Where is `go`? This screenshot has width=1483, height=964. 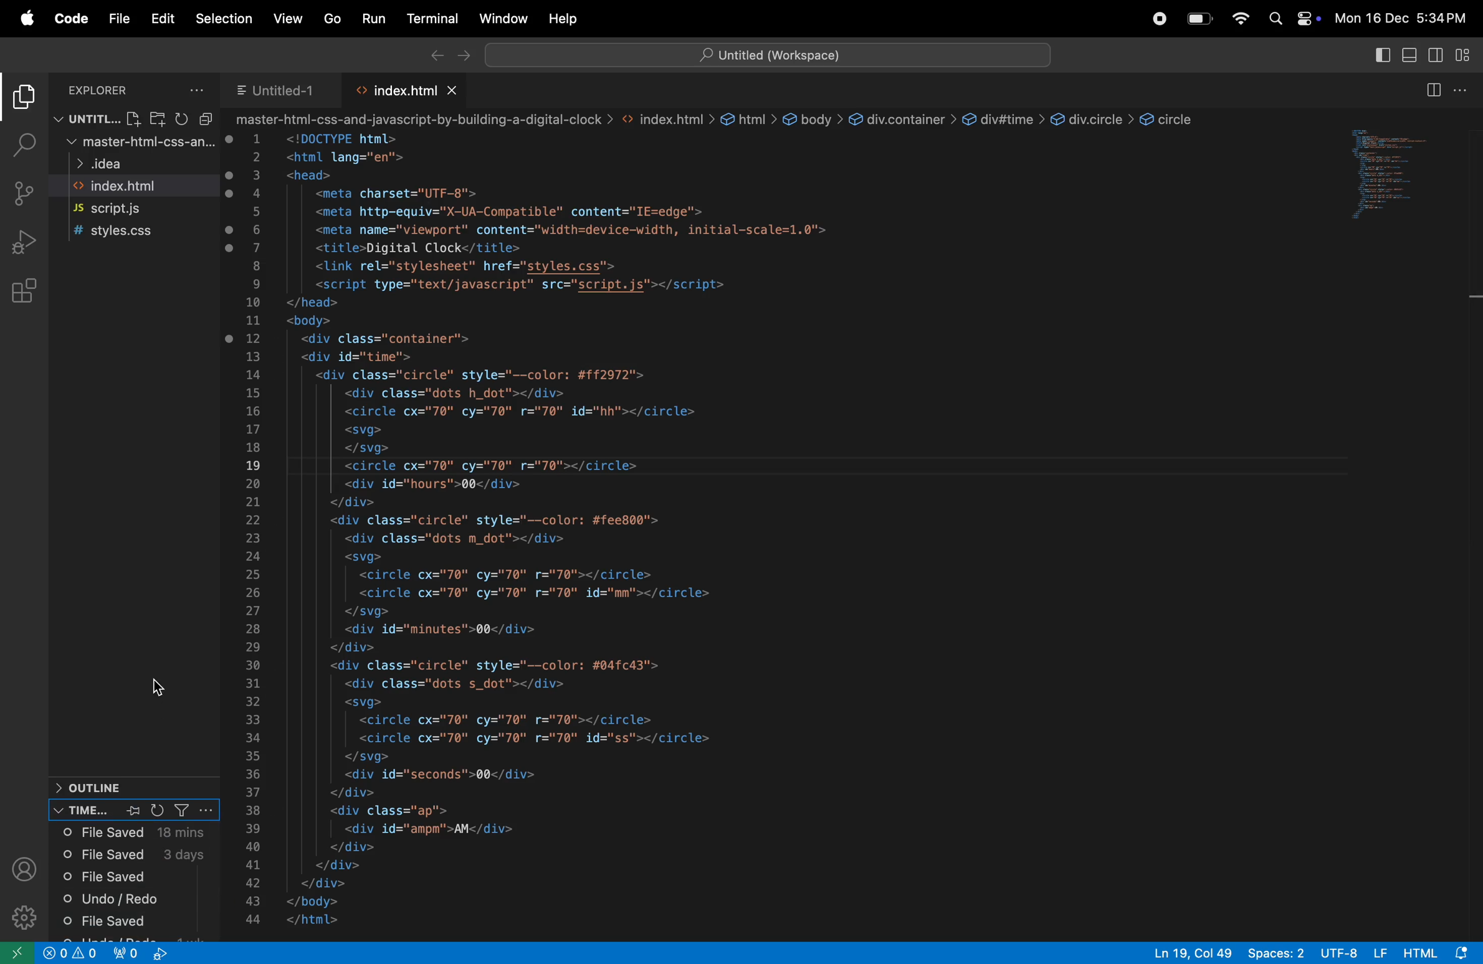 go is located at coordinates (330, 19).